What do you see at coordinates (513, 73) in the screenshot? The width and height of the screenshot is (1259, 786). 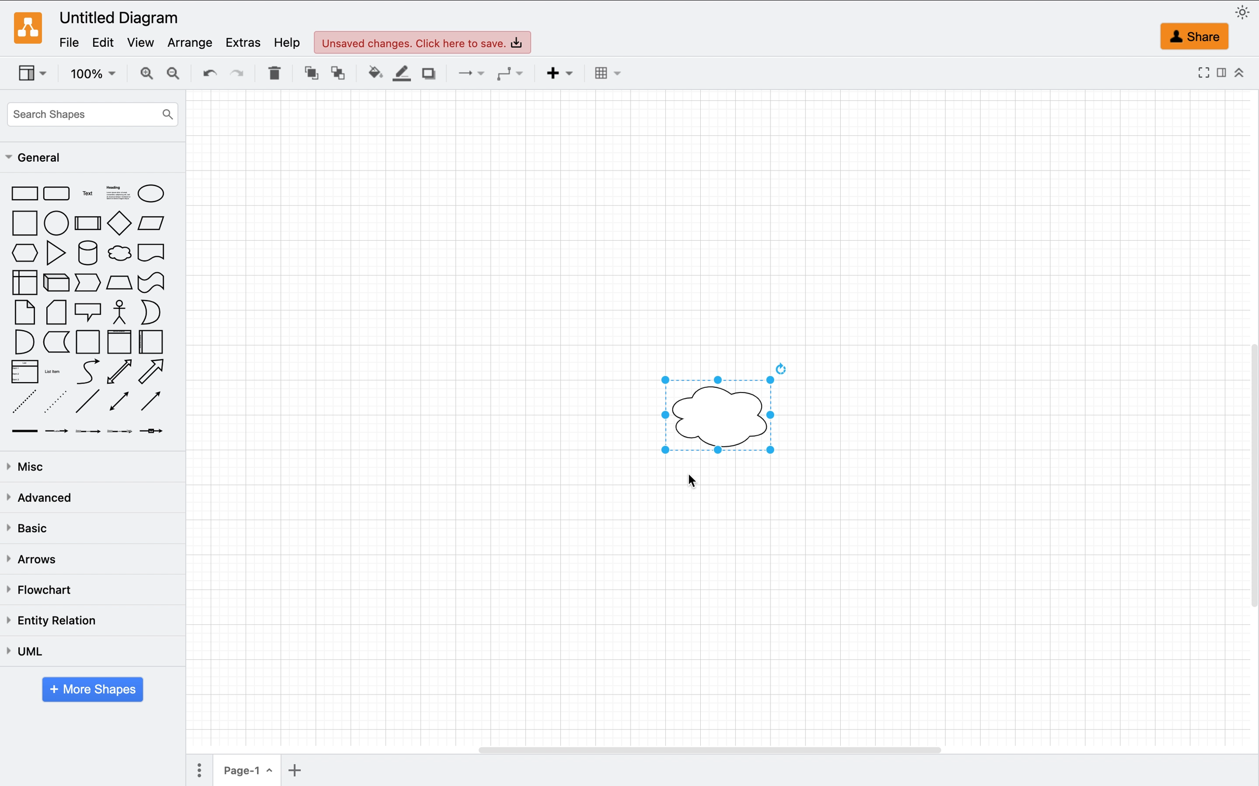 I see `waypoints` at bounding box center [513, 73].